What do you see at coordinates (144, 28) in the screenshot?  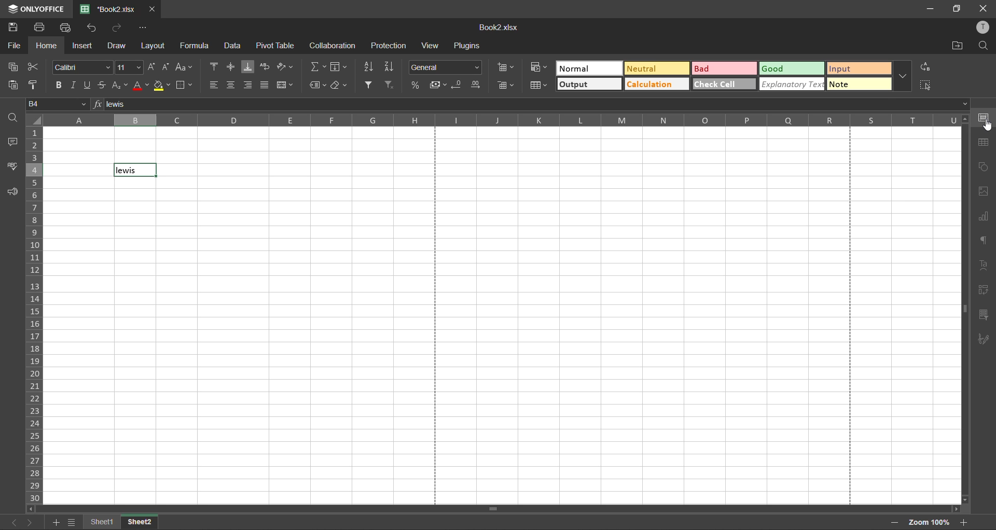 I see `customize quick access toolbar` at bounding box center [144, 28].